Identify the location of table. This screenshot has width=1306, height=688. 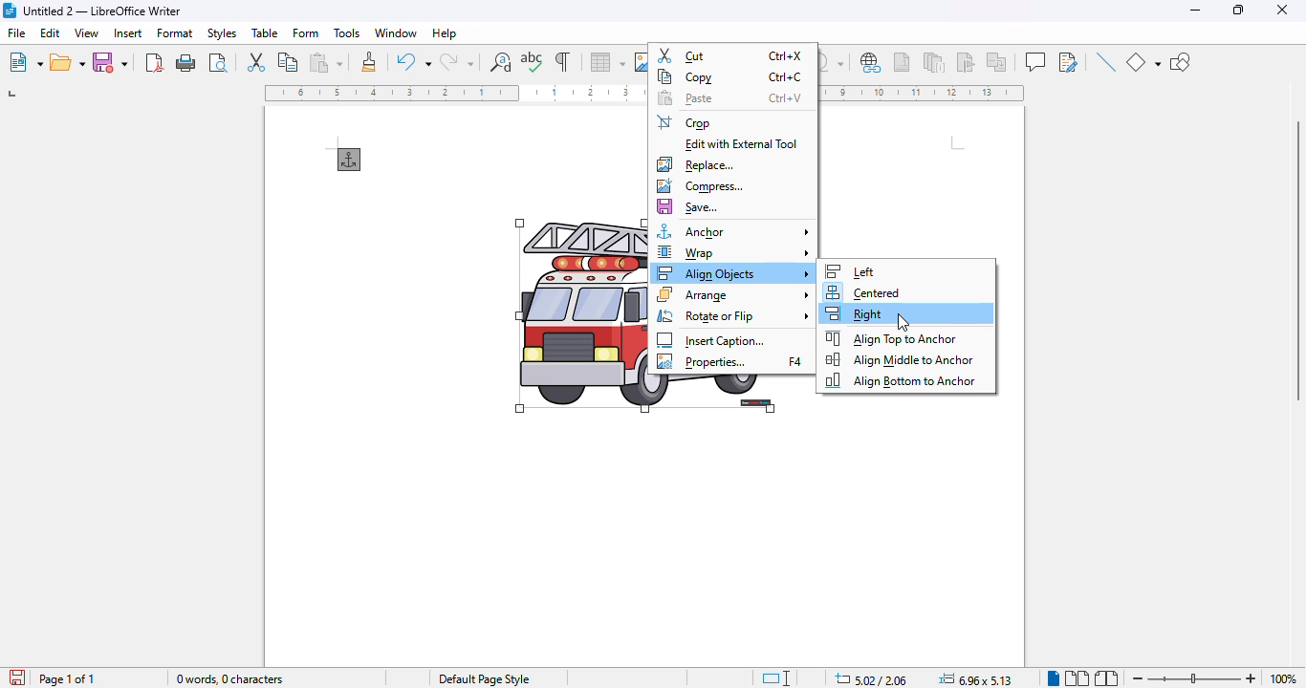
(265, 32).